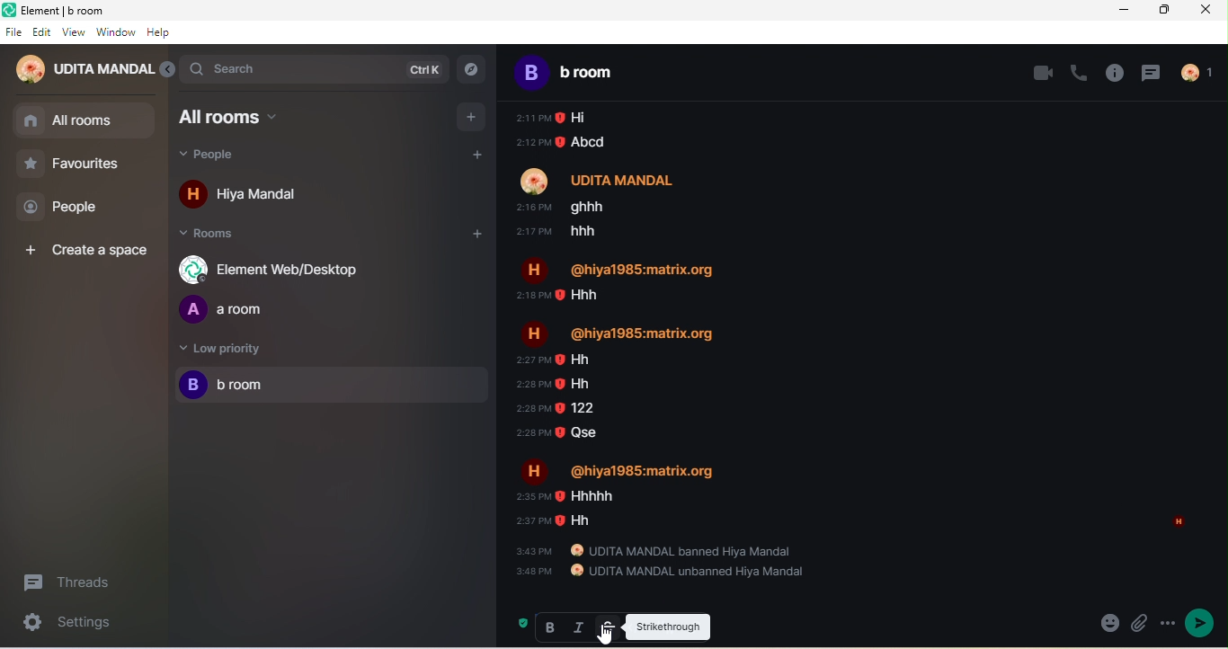  What do you see at coordinates (67, 122) in the screenshot?
I see `all rooms` at bounding box center [67, 122].